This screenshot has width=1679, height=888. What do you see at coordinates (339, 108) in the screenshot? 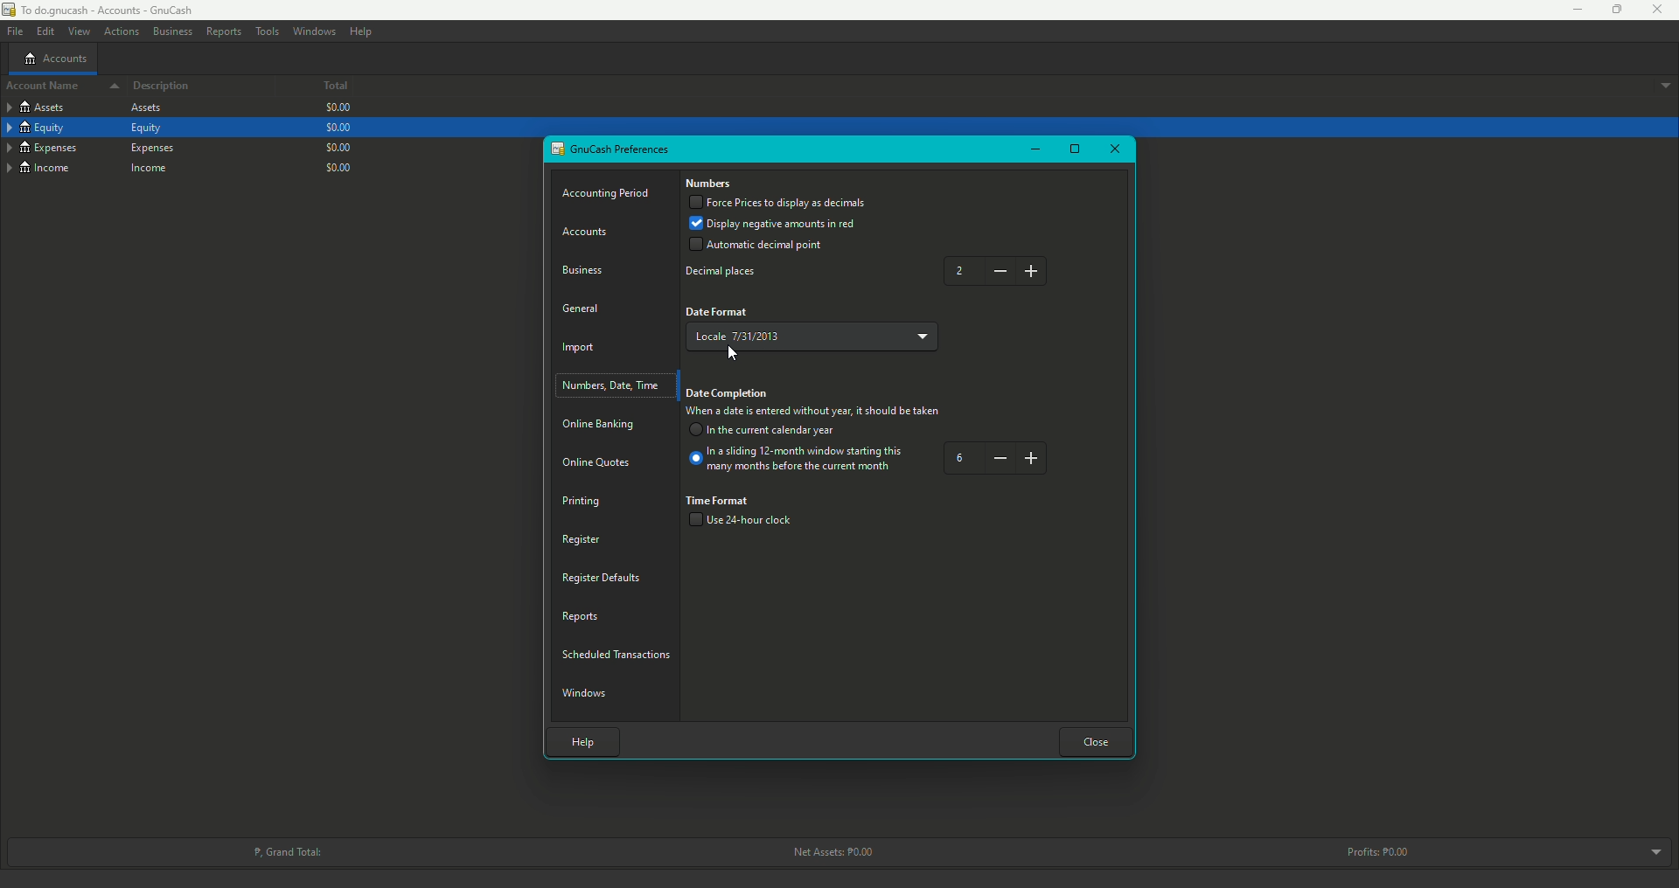
I see `$0` at bounding box center [339, 108].